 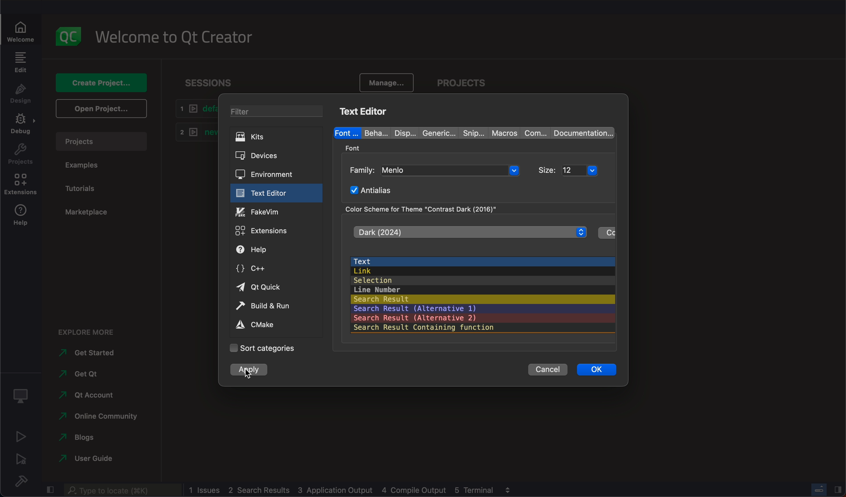 What do you see at coordinates (384, 80) in the screenshot?
I see `manage` at bounding box center [384, 80].